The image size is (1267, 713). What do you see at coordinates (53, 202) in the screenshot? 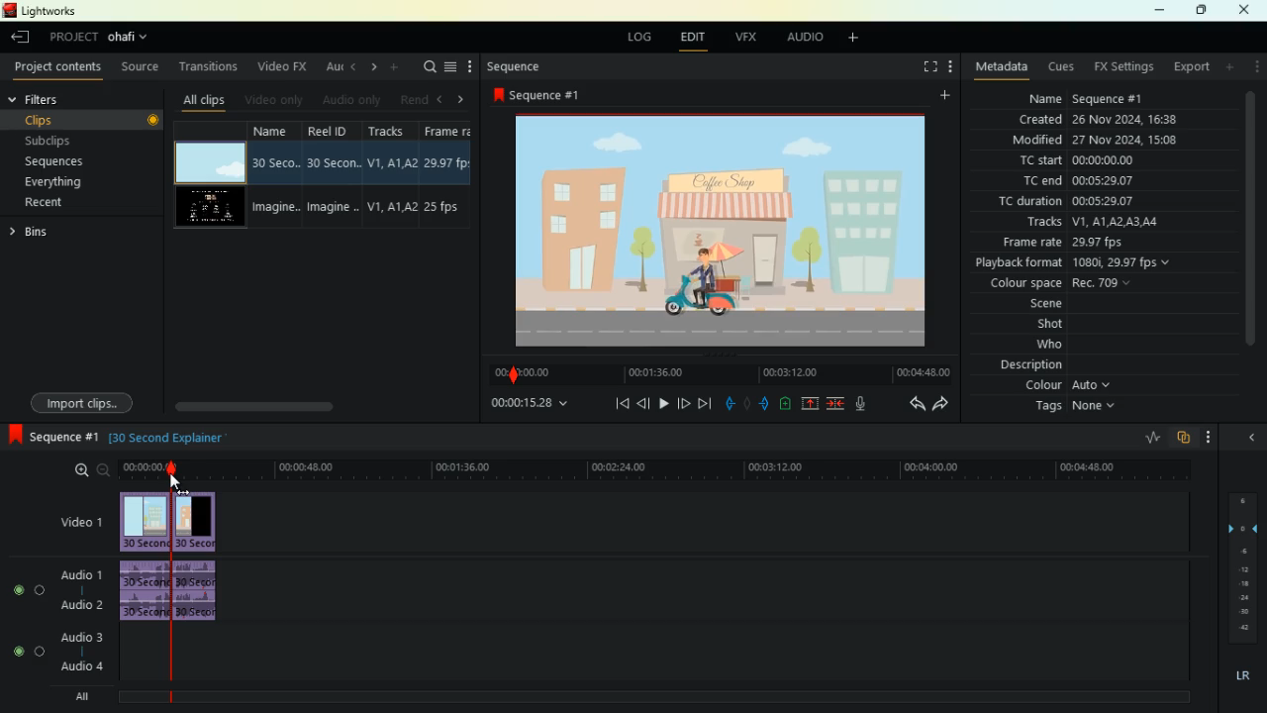
I see `recent` at bounding box center [53, 202].